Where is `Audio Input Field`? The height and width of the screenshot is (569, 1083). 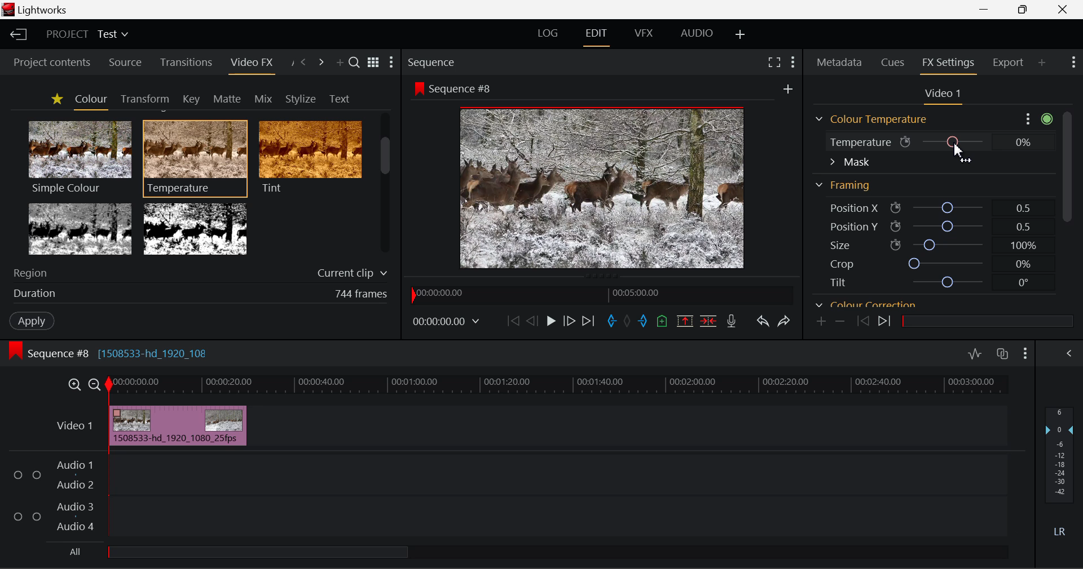
Audio Input Field is located at coordinates (558, 495).